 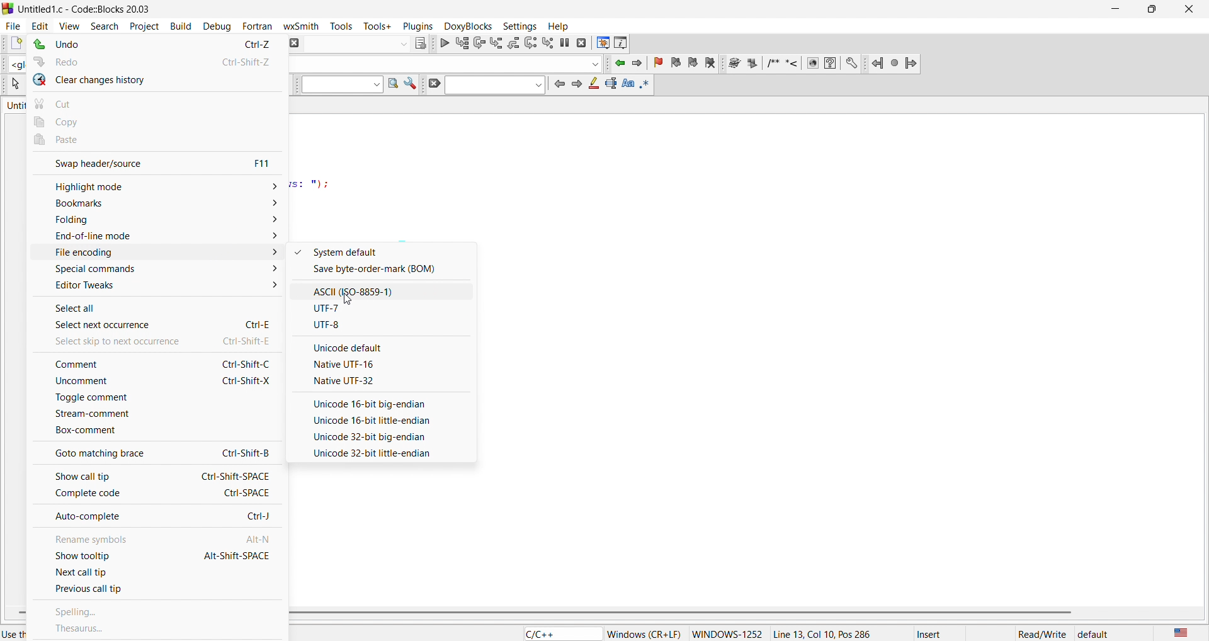 I want to click on next, so click(x=577, y=85).